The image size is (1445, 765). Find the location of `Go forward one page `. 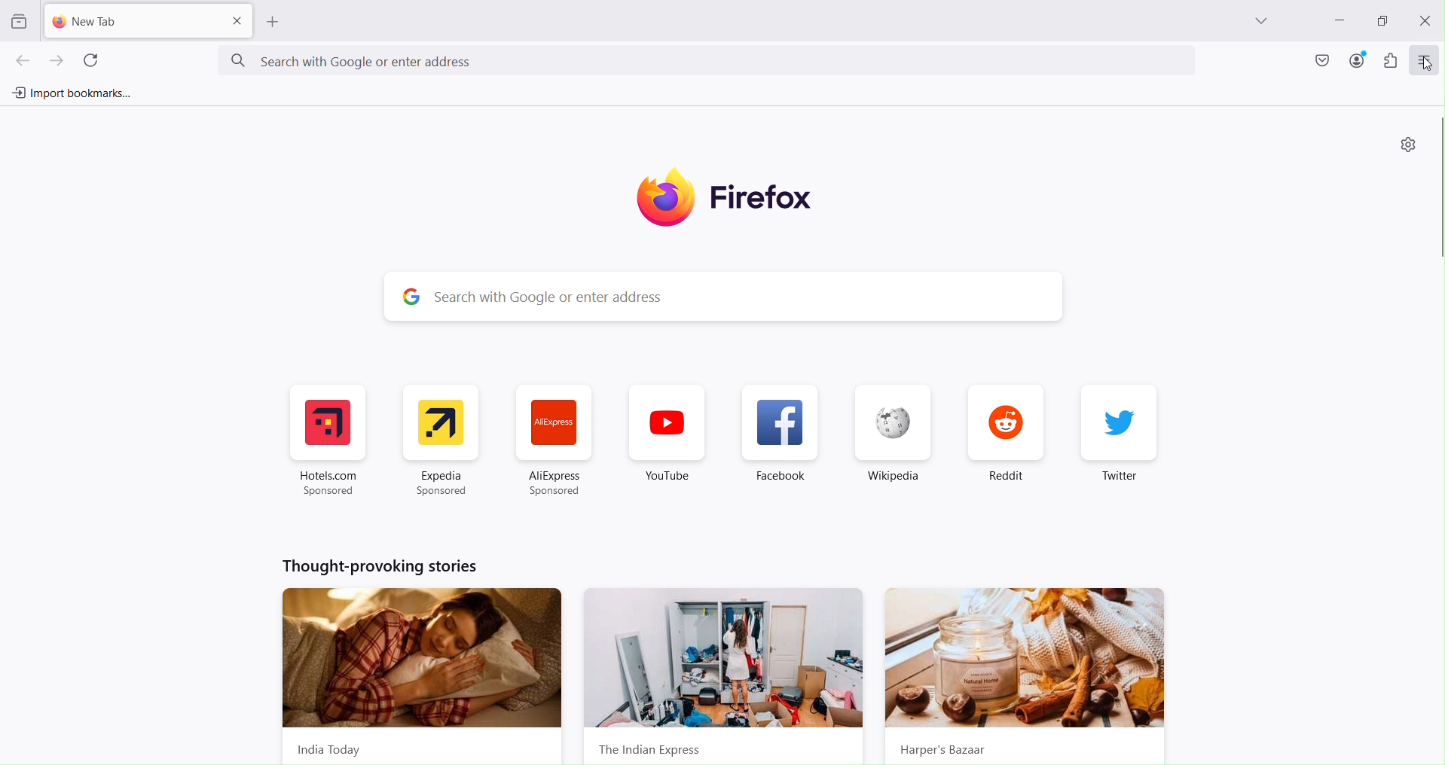

Go forward one page  is located at coordinates (60, 59).